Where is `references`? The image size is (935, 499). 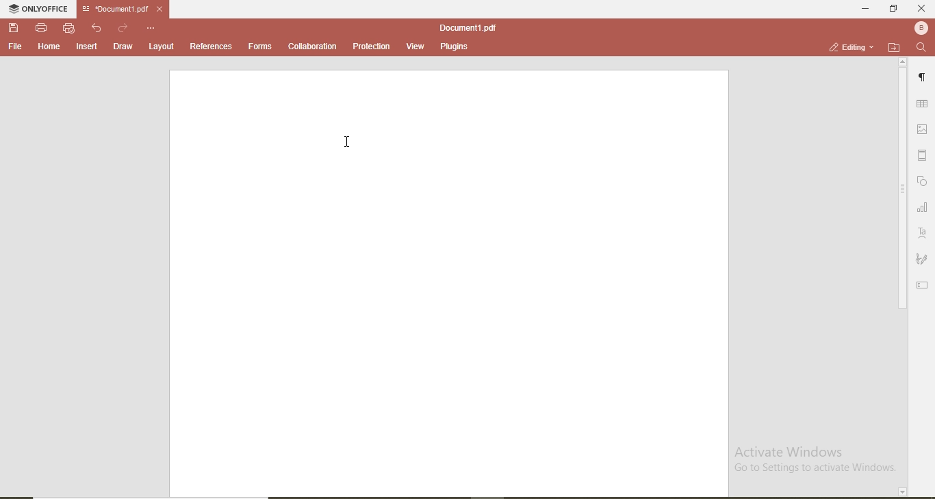 references is located at coordinates (212, 47).